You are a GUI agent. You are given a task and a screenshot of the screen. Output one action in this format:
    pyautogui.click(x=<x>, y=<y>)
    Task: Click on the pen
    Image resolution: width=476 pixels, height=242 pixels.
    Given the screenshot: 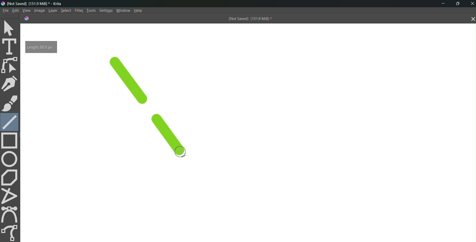 What is the action you would take?
    pyautogui.click(x=11, y=83)
    